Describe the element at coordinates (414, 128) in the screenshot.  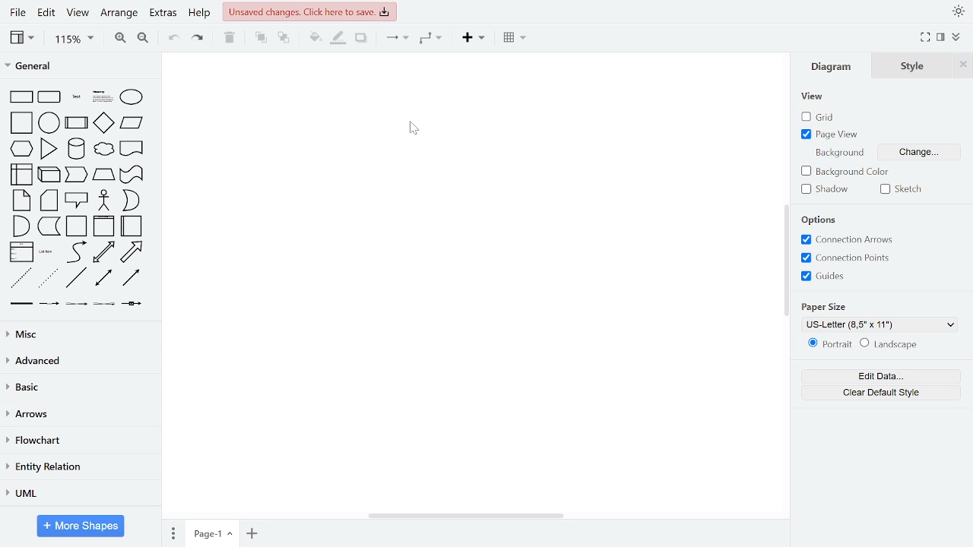
I see `cursor` at that location.